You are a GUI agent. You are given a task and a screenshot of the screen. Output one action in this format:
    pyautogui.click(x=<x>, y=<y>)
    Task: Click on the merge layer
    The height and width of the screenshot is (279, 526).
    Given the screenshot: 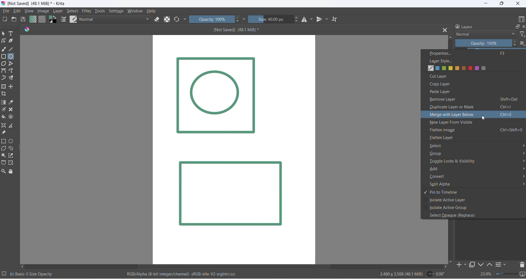 What is the action you would take?
    pyautogui.click(x=475, y=114)
    